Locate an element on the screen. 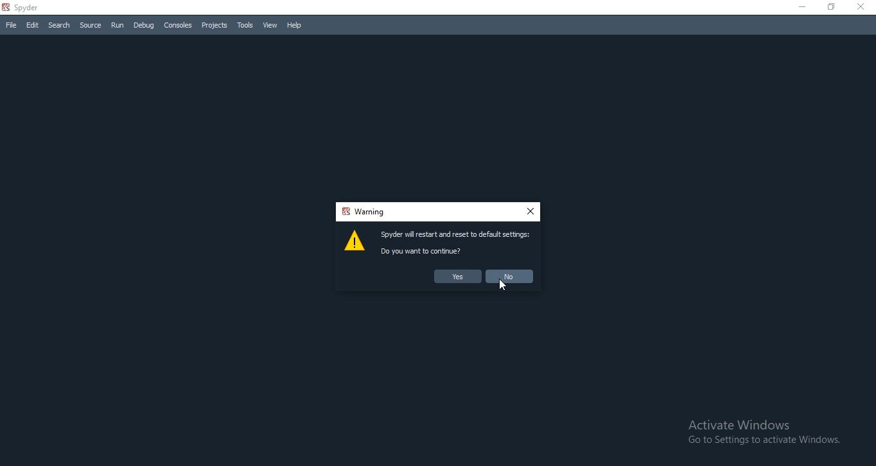 The image size is (876, 466). close is located at coordinates (529, 213).